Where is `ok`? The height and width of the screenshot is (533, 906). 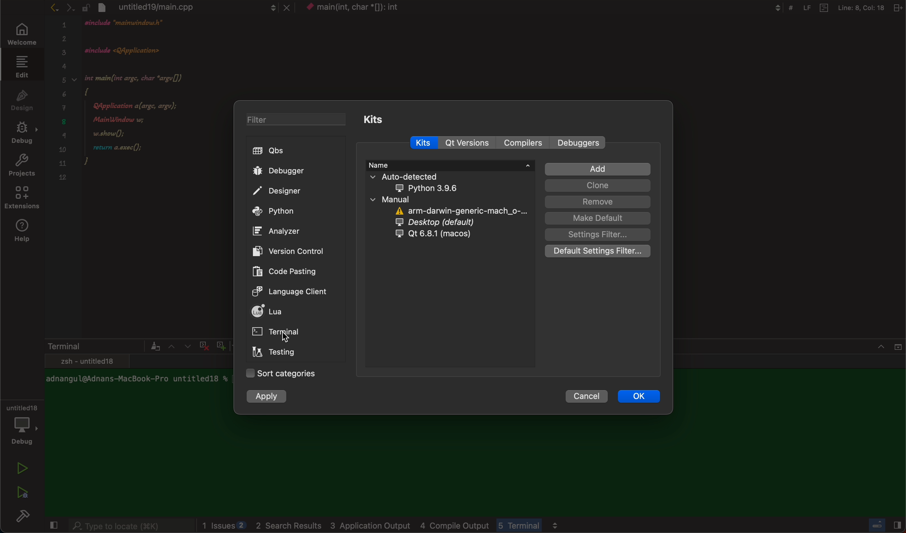
ok is located at coordinates (639, 397).